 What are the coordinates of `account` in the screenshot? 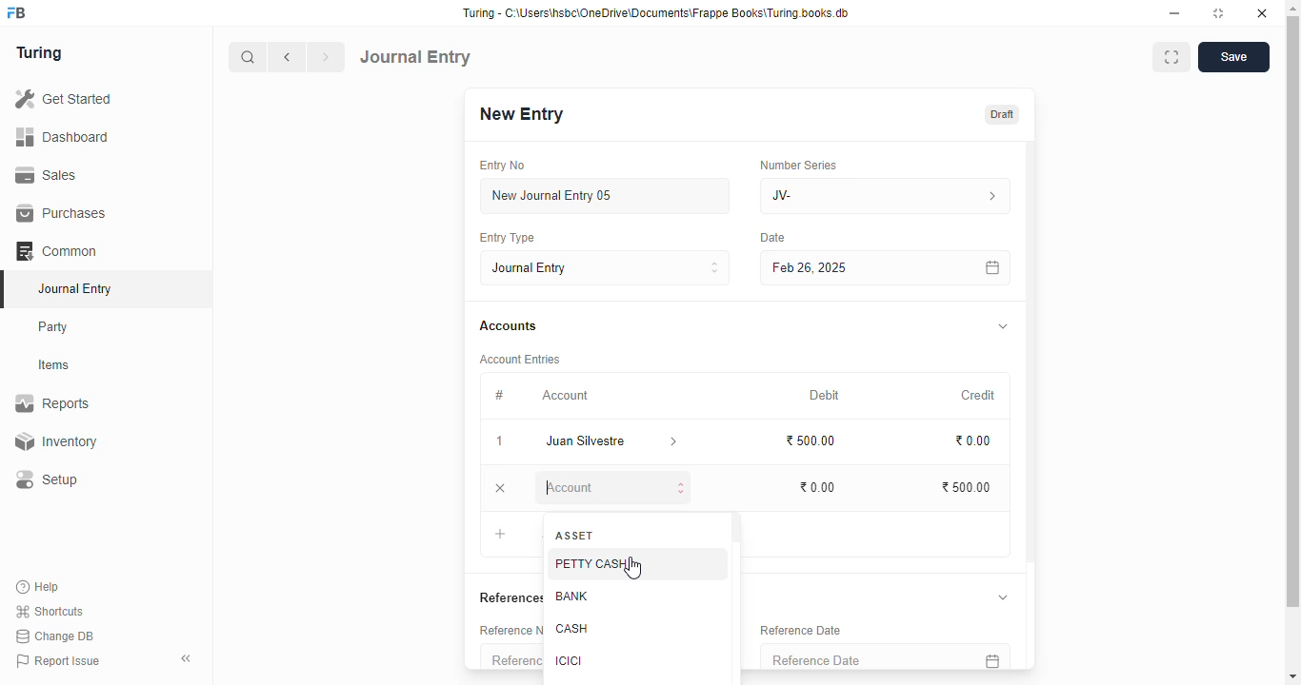 It's located at (566, 395).